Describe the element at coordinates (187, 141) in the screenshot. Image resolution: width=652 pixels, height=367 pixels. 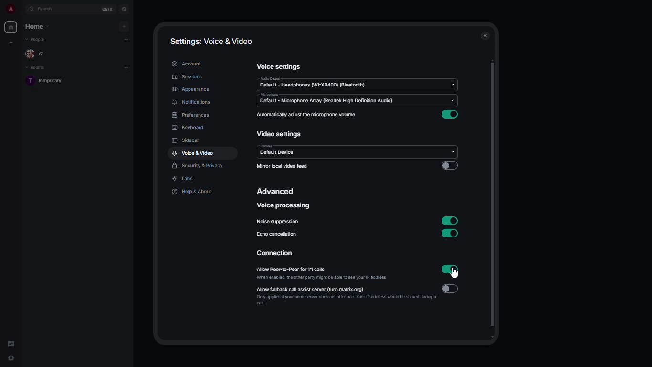
I see `sidebar` at that location.